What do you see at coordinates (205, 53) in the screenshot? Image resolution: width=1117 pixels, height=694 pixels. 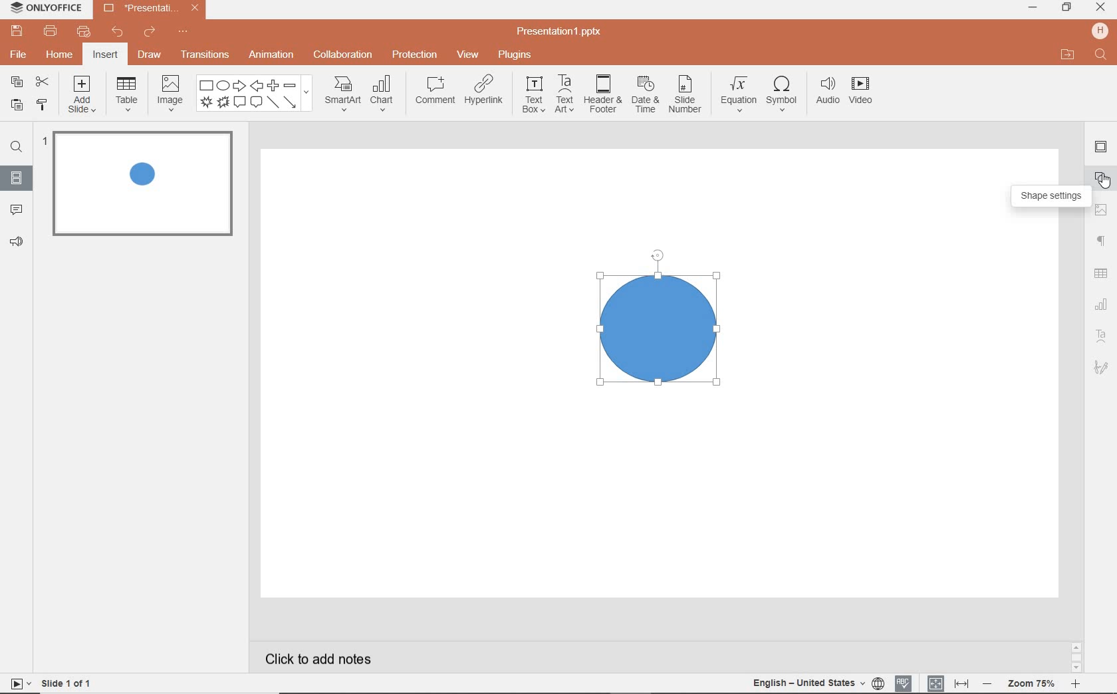 I see `transitions` at bounding box center [205, 53].